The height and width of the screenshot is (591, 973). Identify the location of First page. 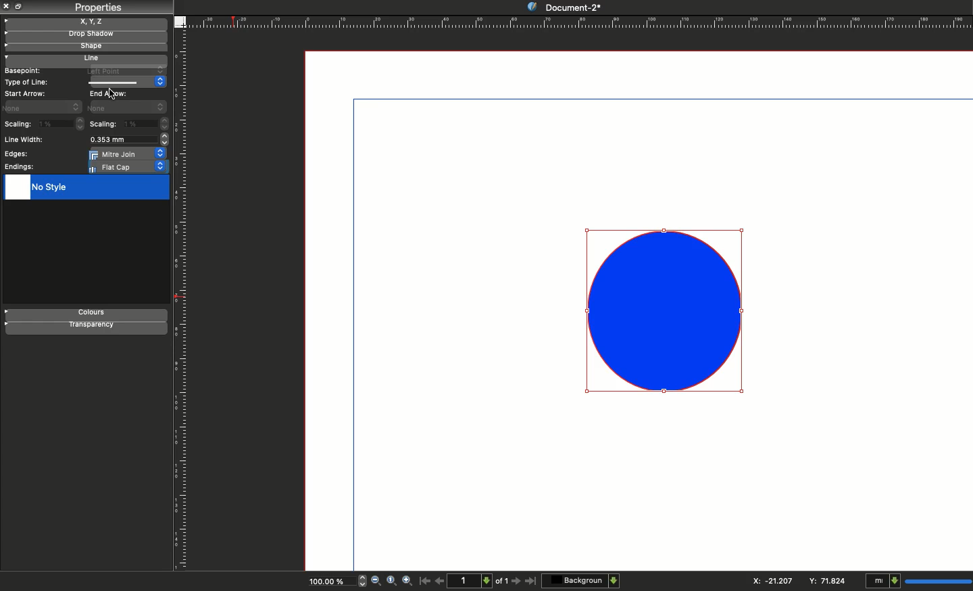
(425, 580).